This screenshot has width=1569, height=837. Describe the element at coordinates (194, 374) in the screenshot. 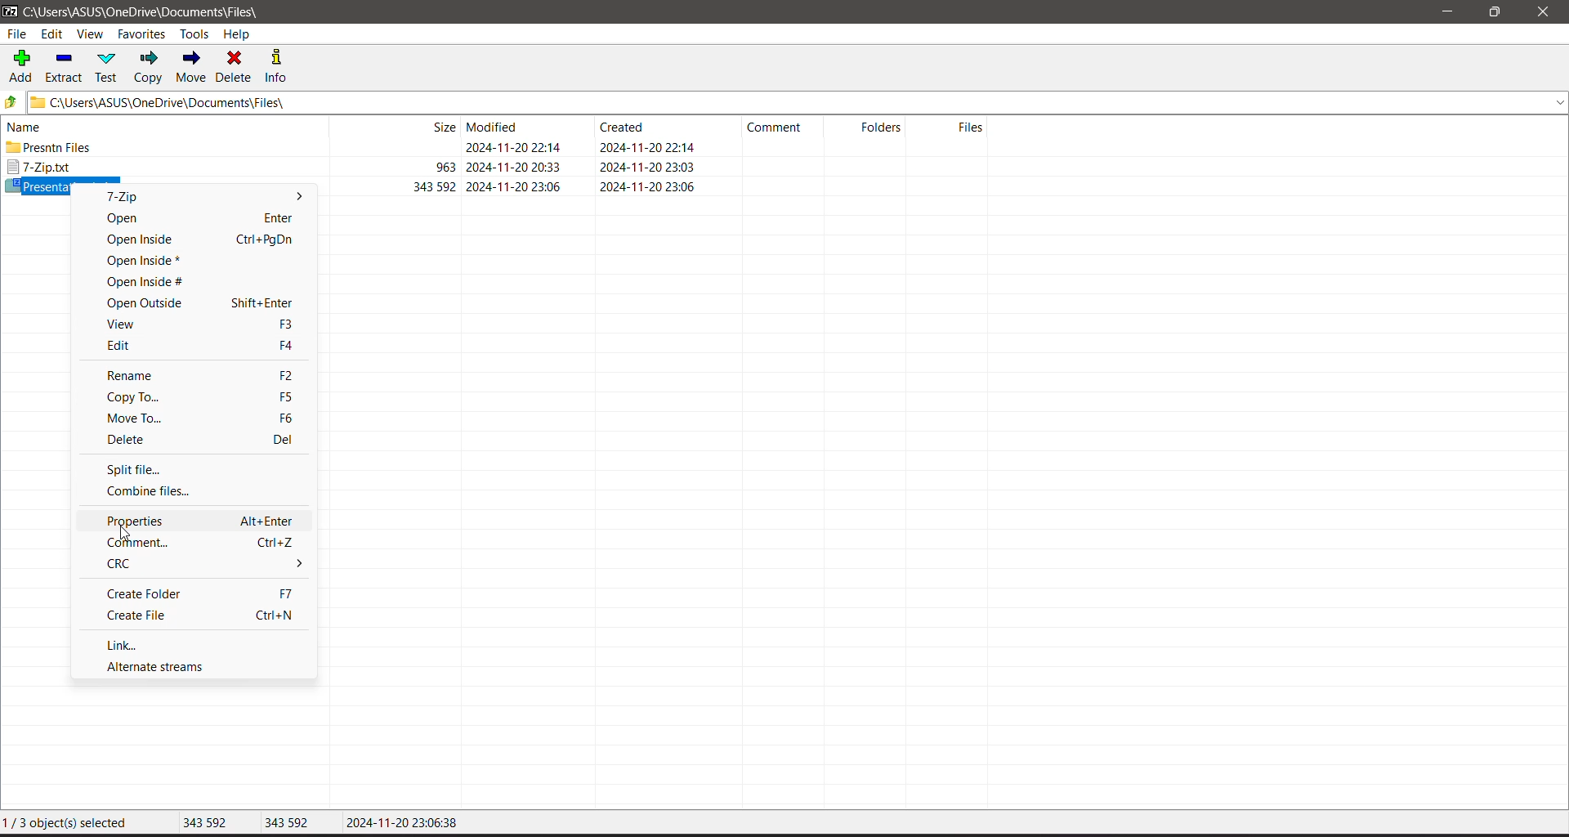

I see `Rename` at that location.